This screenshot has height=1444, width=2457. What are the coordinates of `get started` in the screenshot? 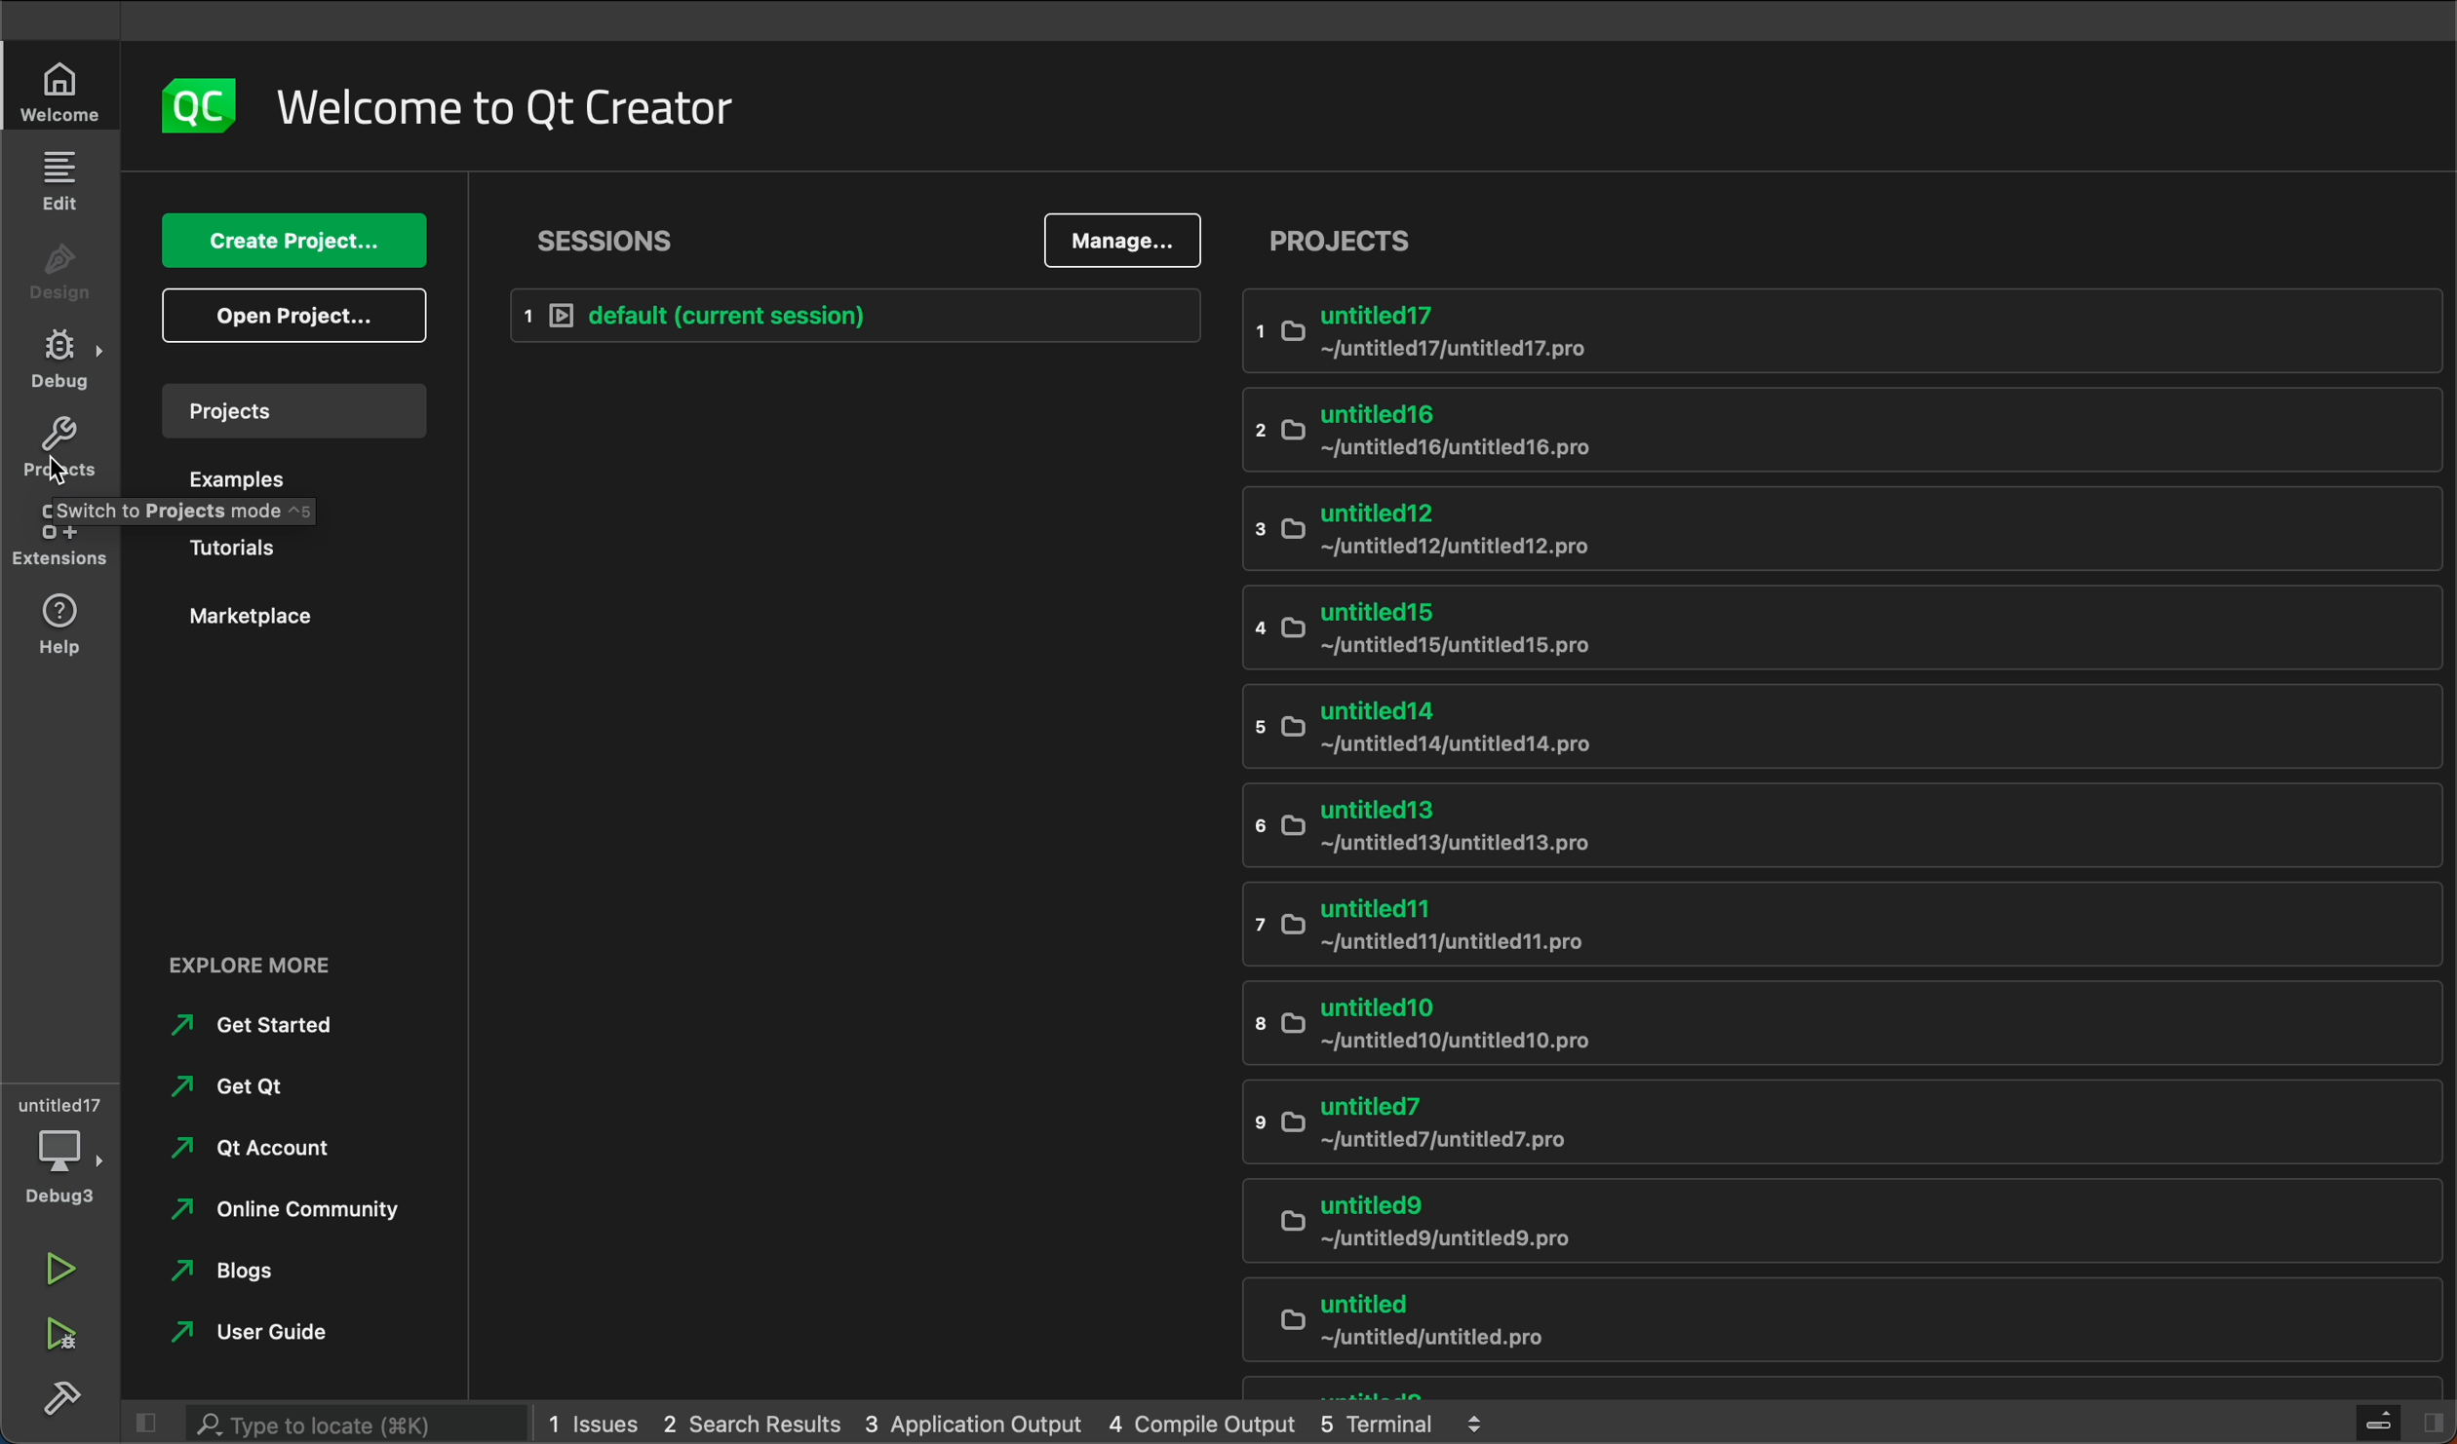 It's located at (280, 1027).